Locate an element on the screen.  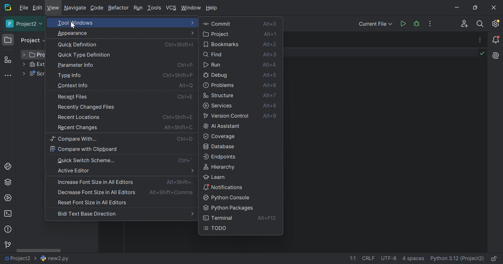
Run is located at coordinates (212, 64).